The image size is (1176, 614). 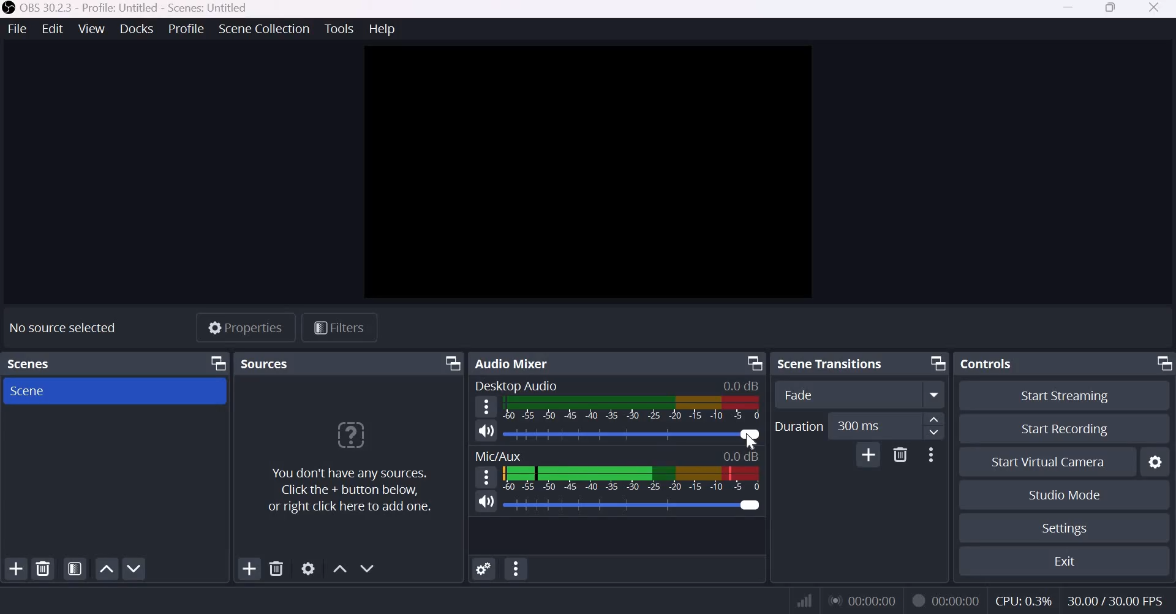 I want to click on Scene transitions, so click(x=831, y=364).